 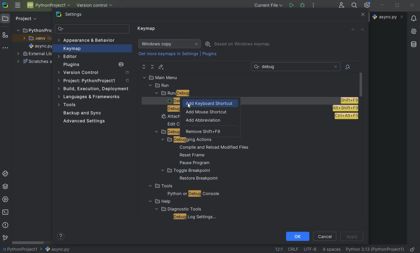 I want to click on more actions, so click(x=313, y=6).